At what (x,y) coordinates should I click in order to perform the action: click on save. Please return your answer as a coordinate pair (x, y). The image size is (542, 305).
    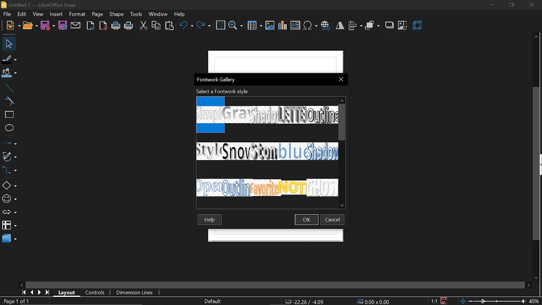
    Looking at the image, I should click on (48, 26).